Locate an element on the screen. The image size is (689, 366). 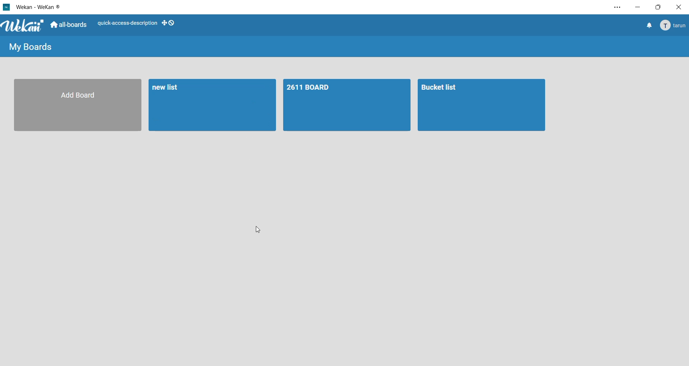
my boards is located at coordinates (31, 48).